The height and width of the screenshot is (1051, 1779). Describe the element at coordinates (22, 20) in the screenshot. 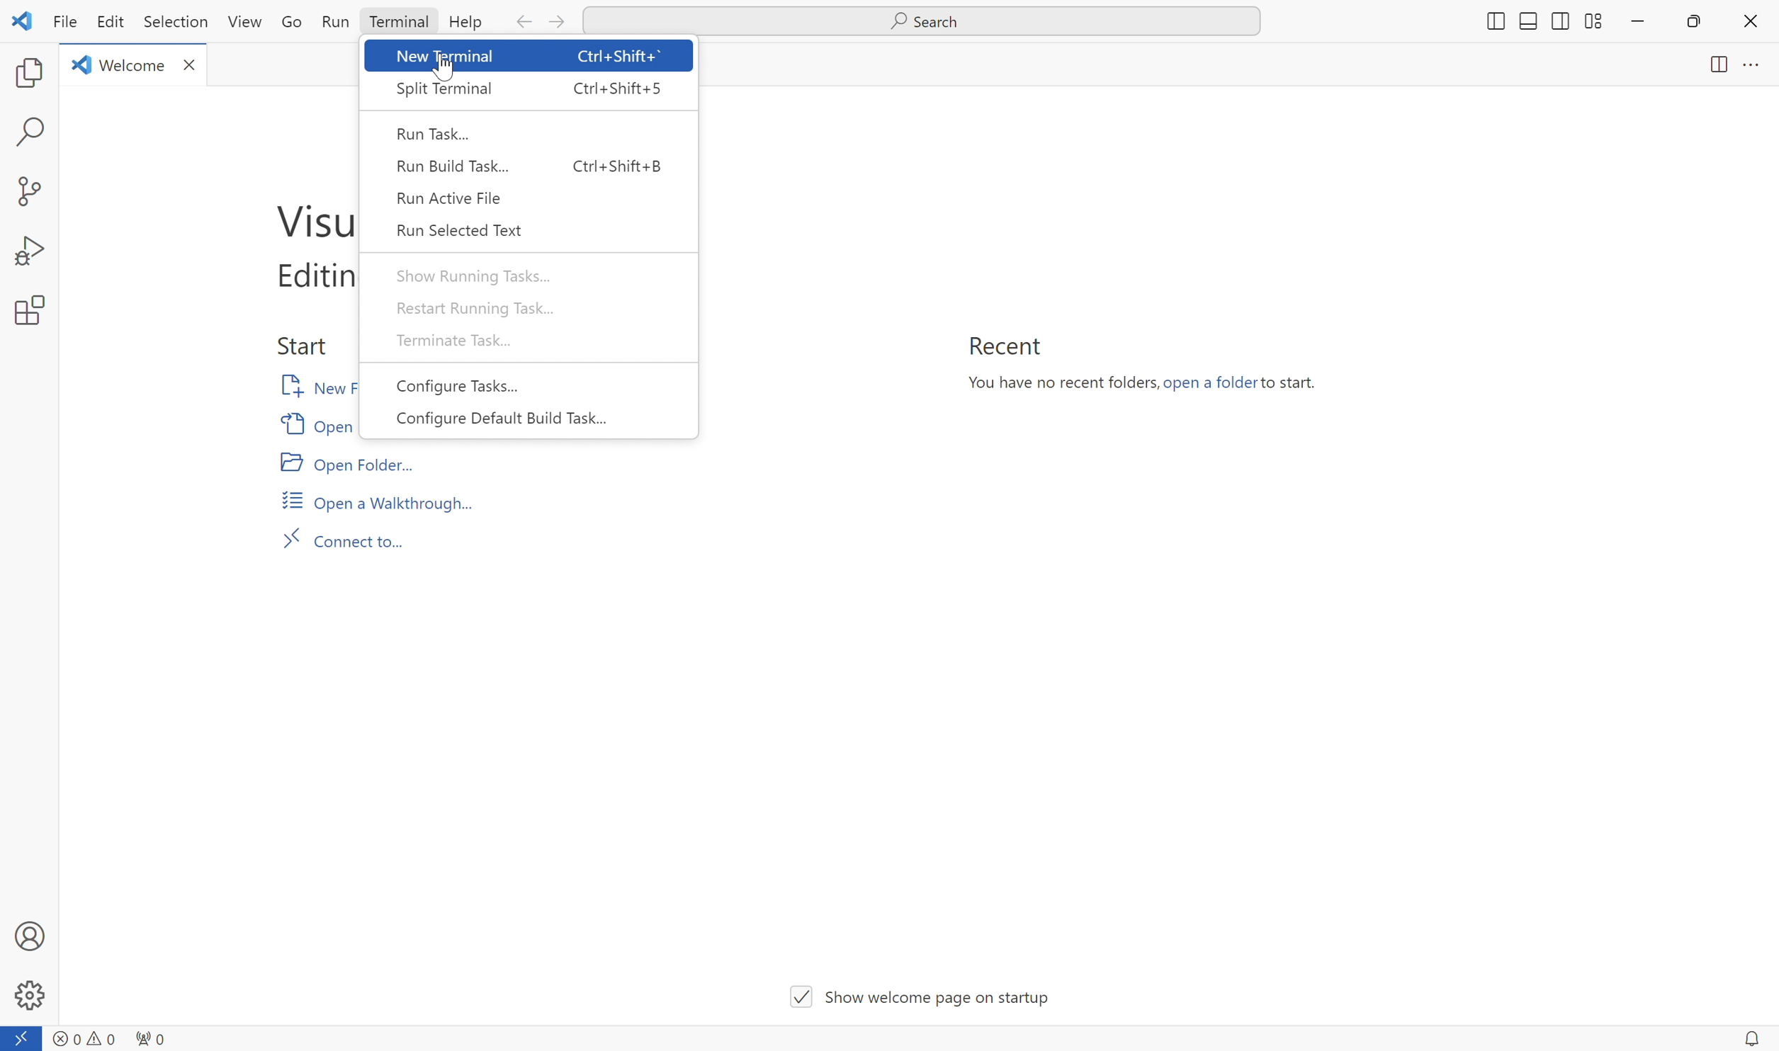

I see `icon` at that location.